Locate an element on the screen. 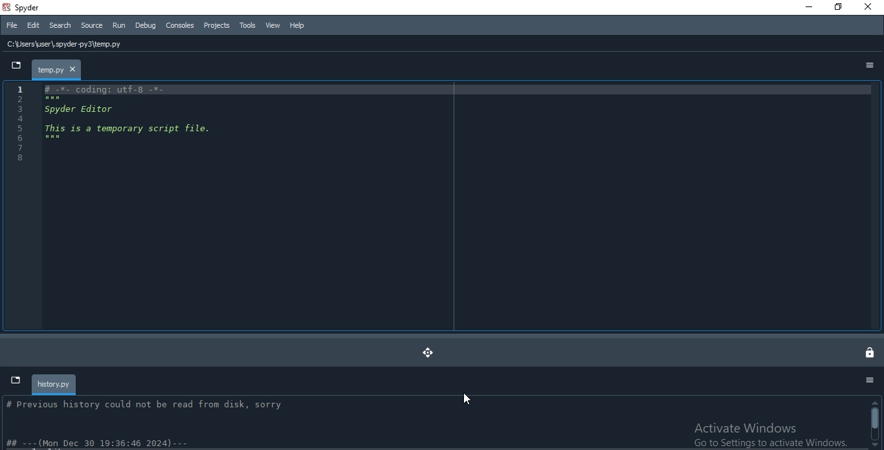 The image size is (884, 450). Run is located at coordinates (119, 25).